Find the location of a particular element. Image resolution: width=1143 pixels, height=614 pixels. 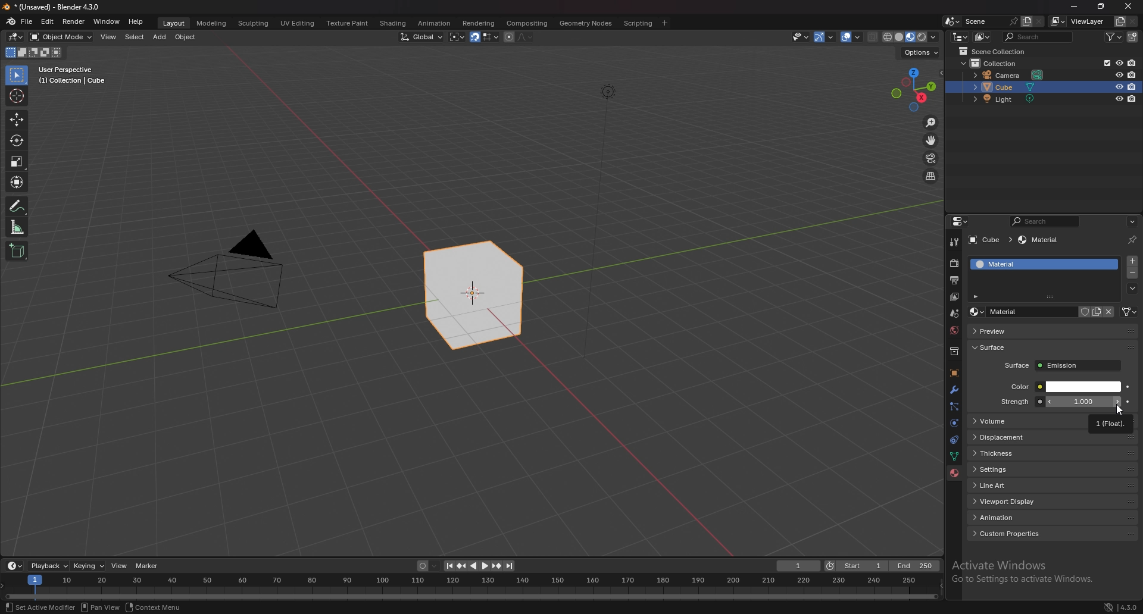

object is located at coordinates (188, 37).